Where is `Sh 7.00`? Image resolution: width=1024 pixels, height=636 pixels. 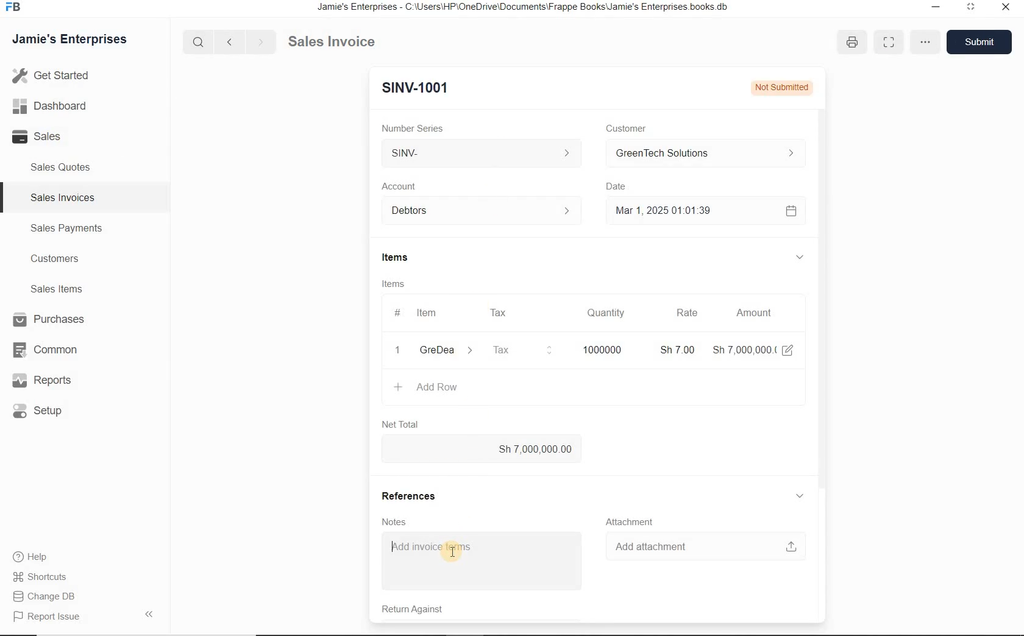 Sh 7.00 is located at coordinates (675, 349).